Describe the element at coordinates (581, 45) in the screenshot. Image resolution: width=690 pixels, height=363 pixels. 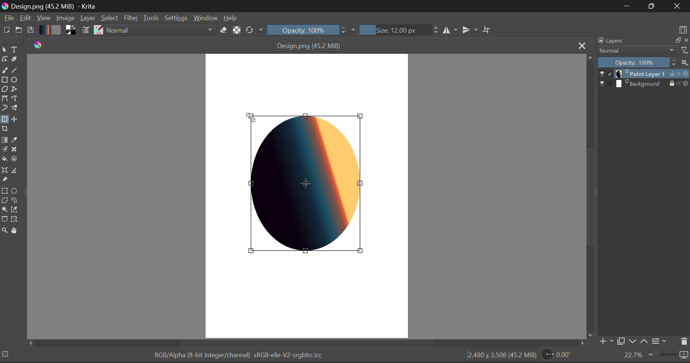
I see `Close` at that location.